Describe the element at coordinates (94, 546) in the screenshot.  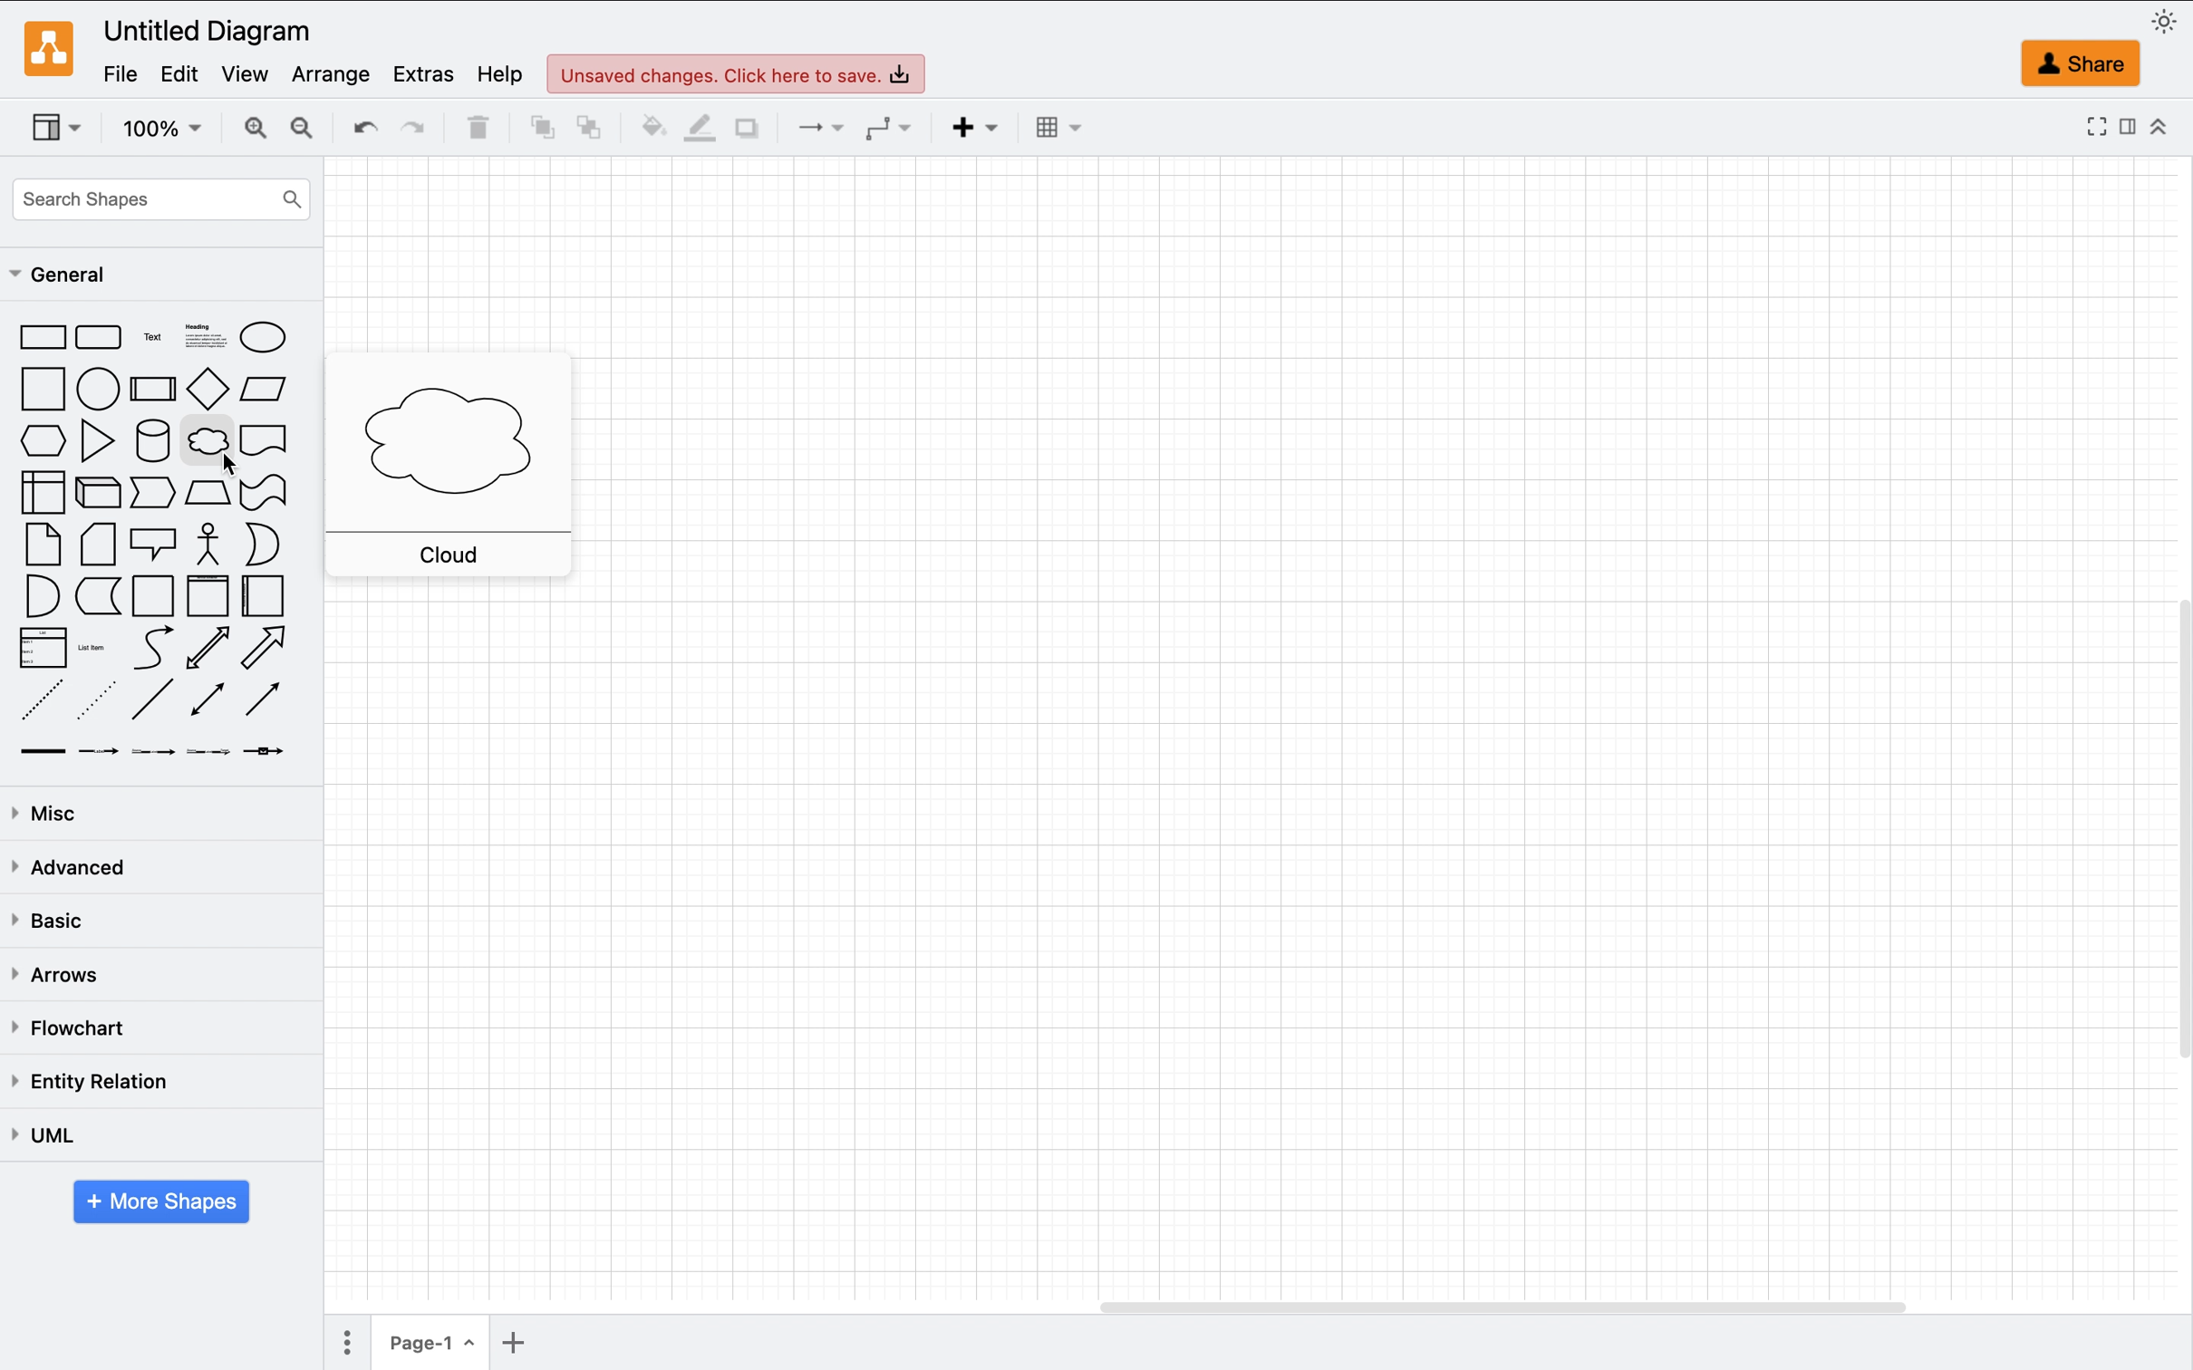
I see `card` at that location.